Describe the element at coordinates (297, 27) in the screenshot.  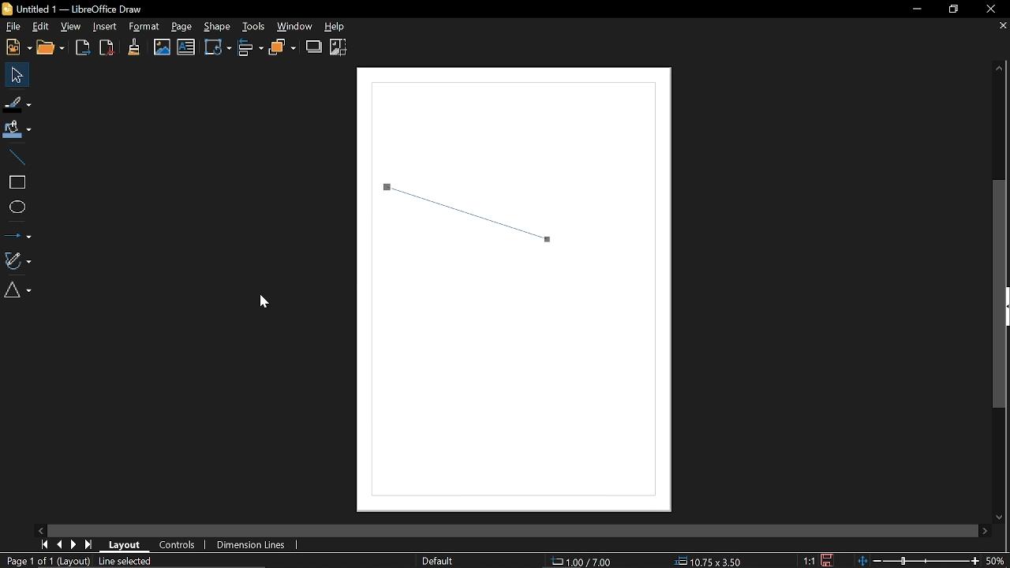
I see `Window` at that location.